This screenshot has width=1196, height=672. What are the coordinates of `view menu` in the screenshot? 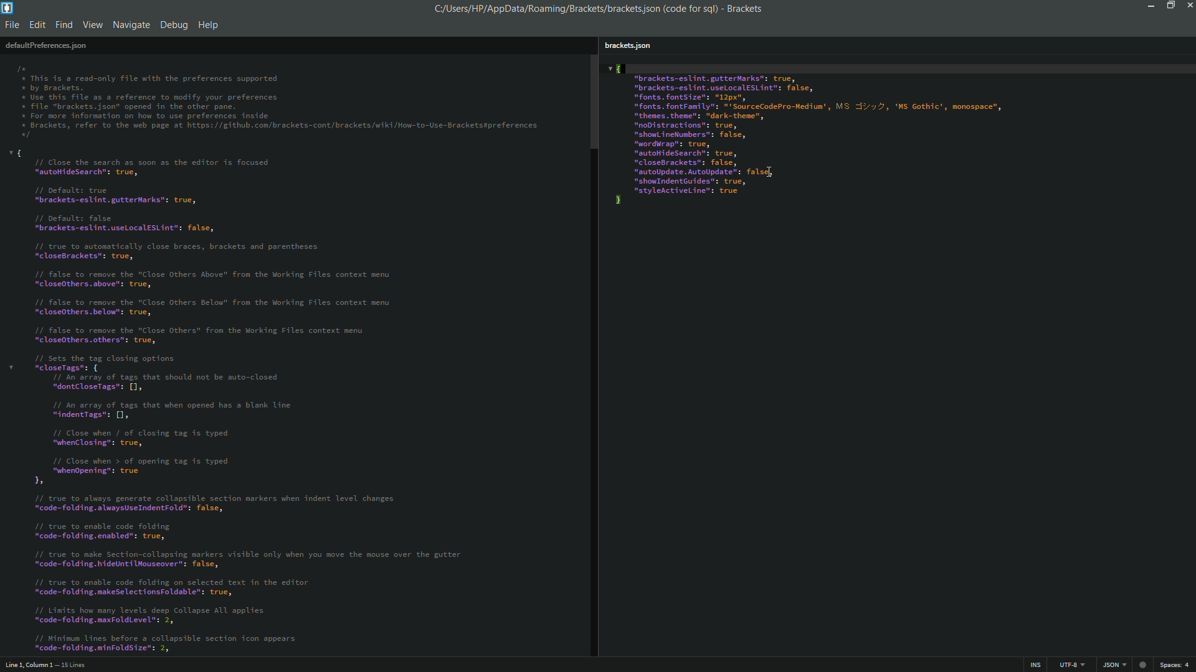 It's located at (93, 25).